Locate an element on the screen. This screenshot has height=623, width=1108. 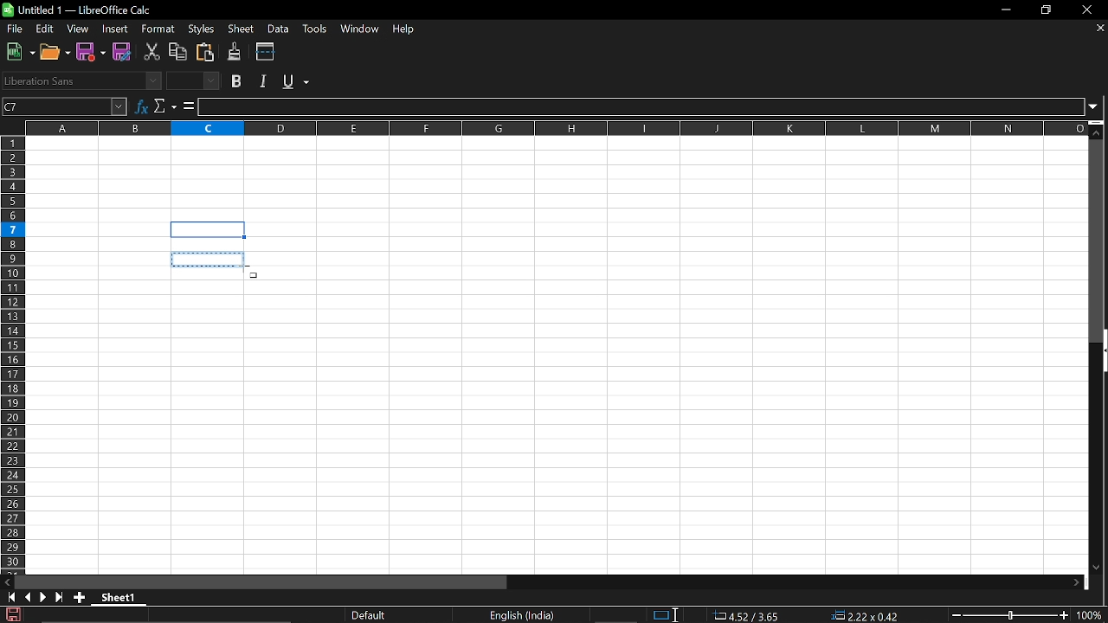
Formula is located at coordinates (189, 106).